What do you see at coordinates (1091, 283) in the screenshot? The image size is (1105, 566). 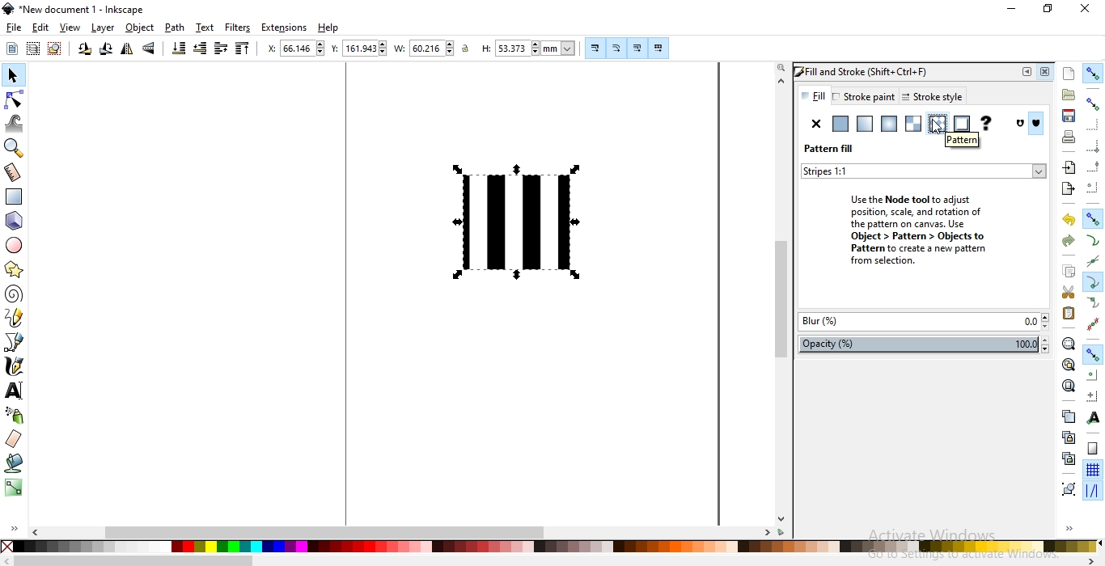 I see `nap to cusp nodes` at bounding box center [1091, 283].